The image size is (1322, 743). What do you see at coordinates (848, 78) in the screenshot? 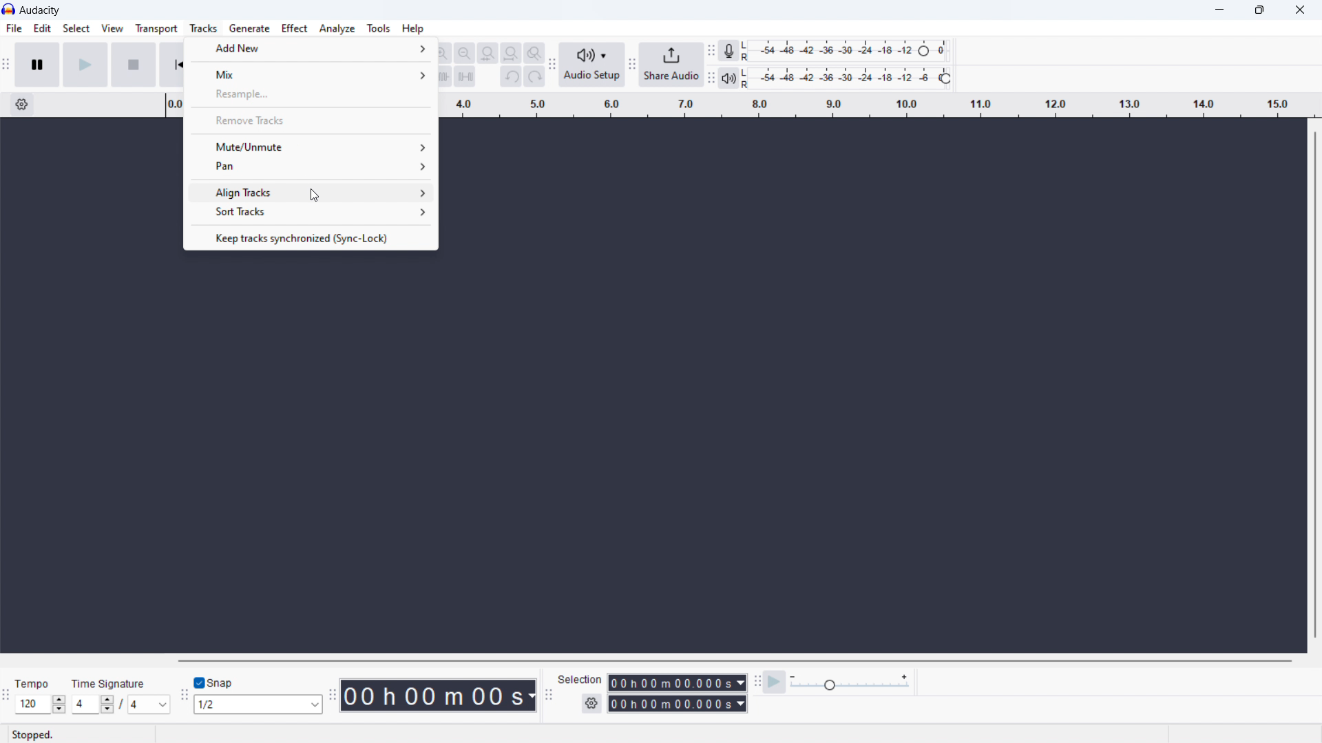
I see `playback  level` at bounding box center [848, 78].